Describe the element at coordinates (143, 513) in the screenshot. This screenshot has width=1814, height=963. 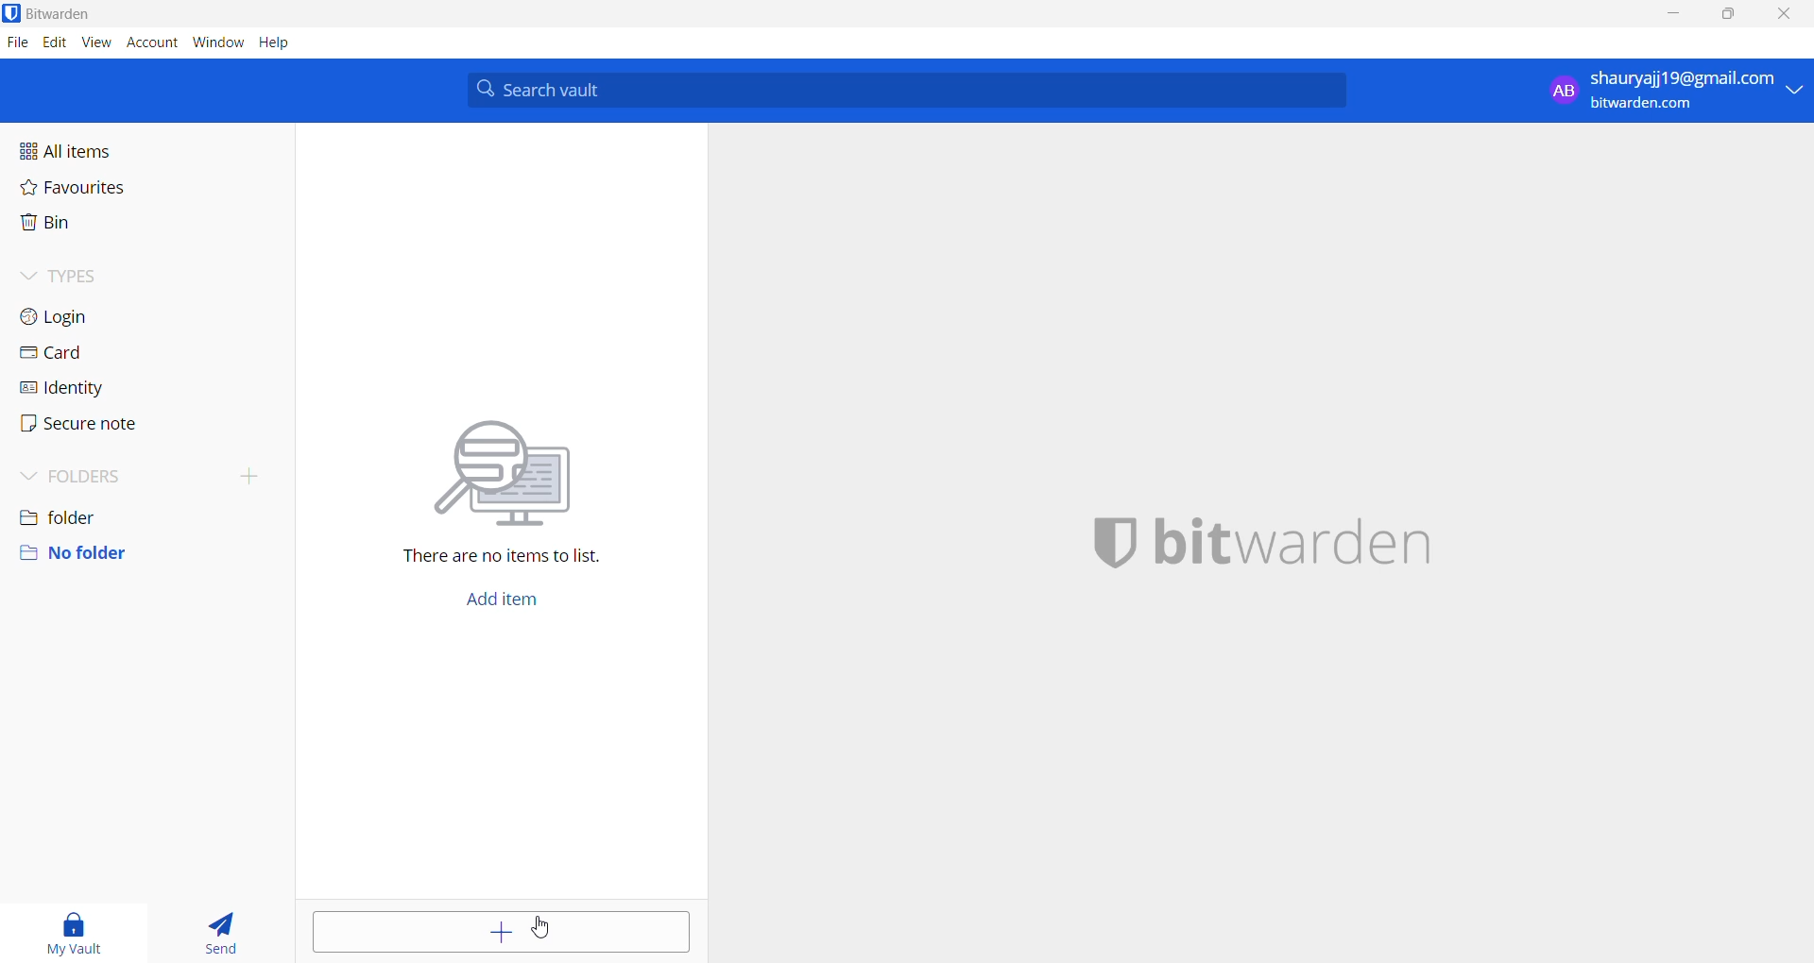
I see `folder` at that location.